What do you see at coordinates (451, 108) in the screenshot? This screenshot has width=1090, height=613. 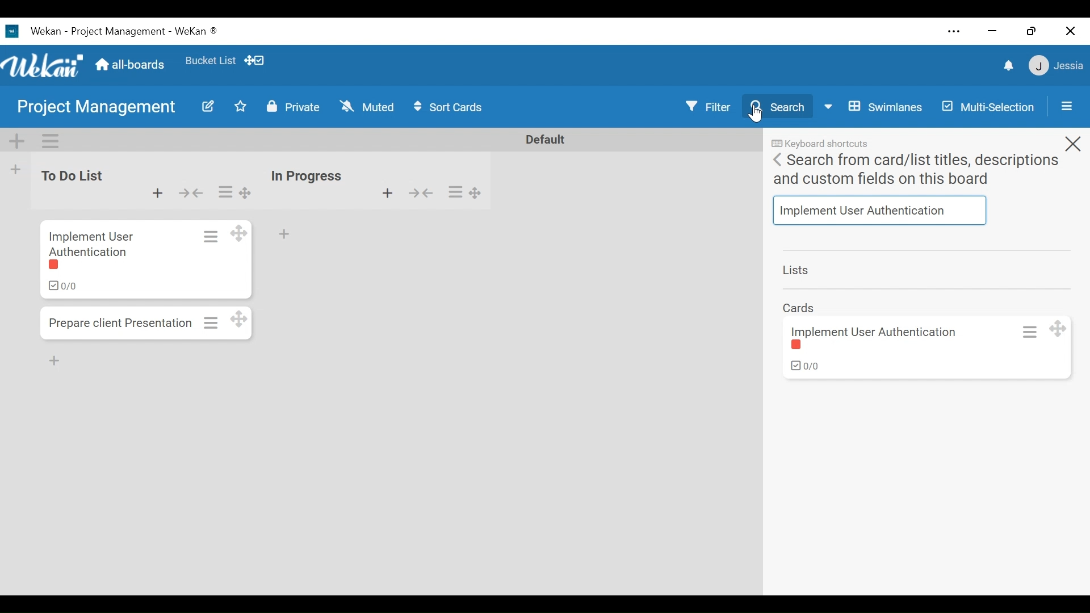 I see `Sort Icons` at bounding box center [451, 108].